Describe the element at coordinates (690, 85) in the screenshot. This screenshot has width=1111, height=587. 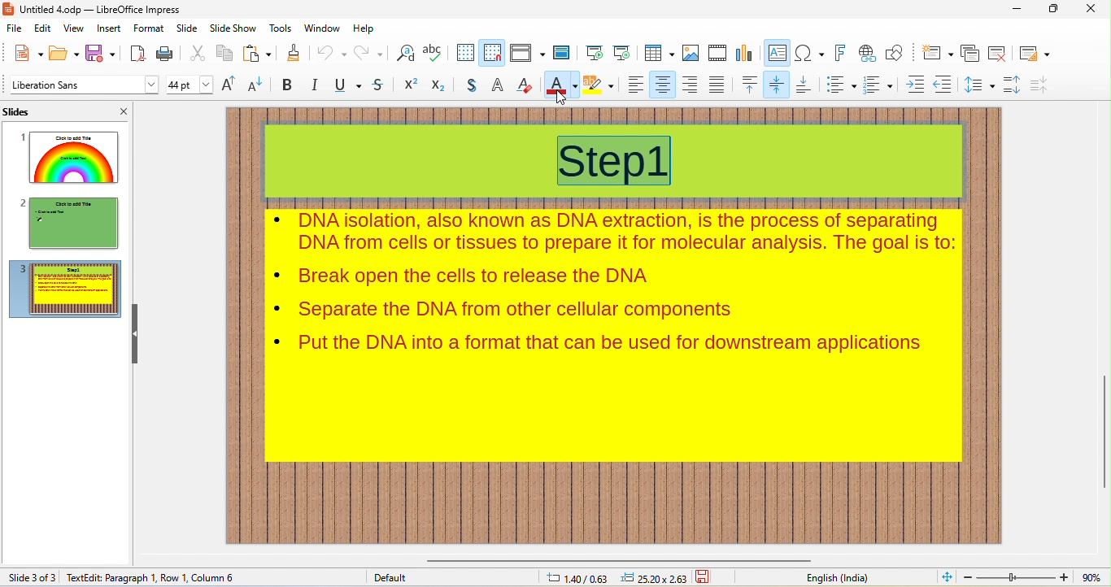
I see `align right` at that location.